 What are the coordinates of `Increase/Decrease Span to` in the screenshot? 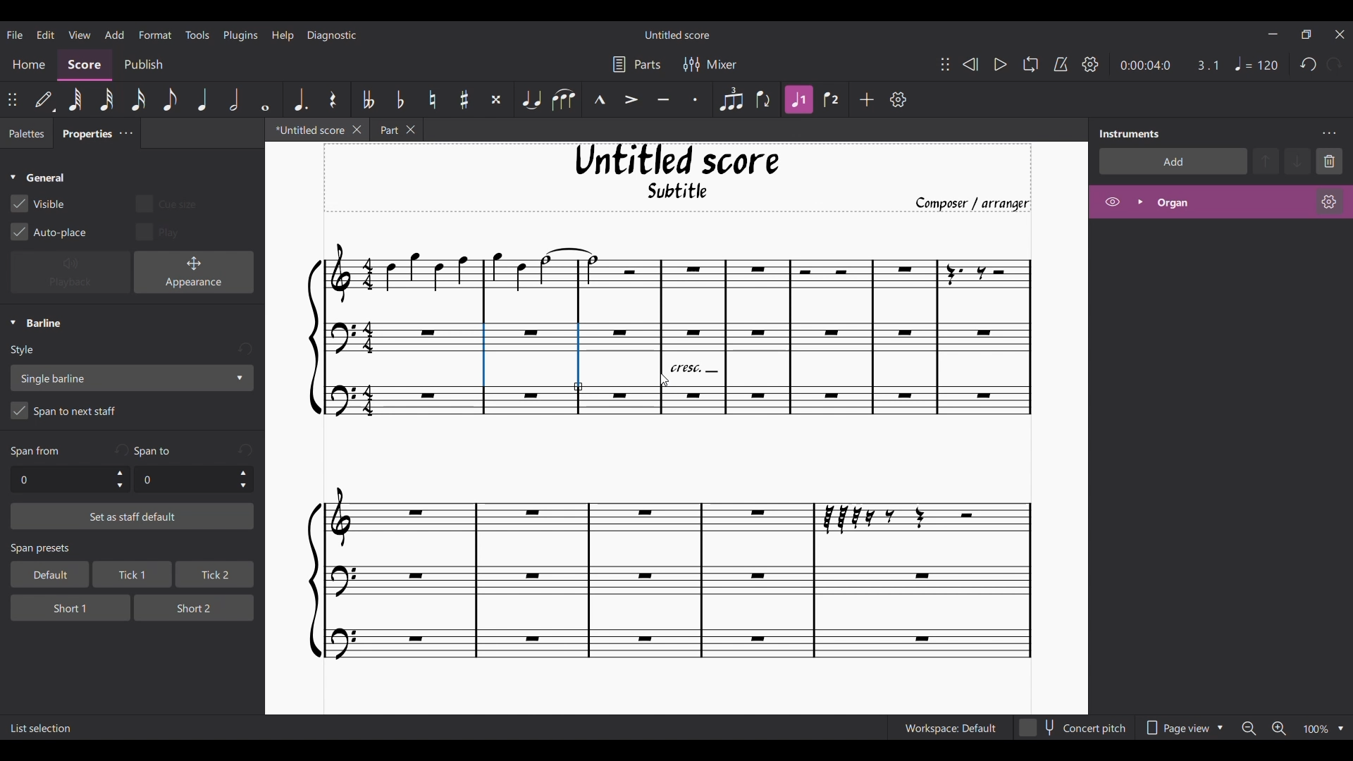 It's located at (243, 480).